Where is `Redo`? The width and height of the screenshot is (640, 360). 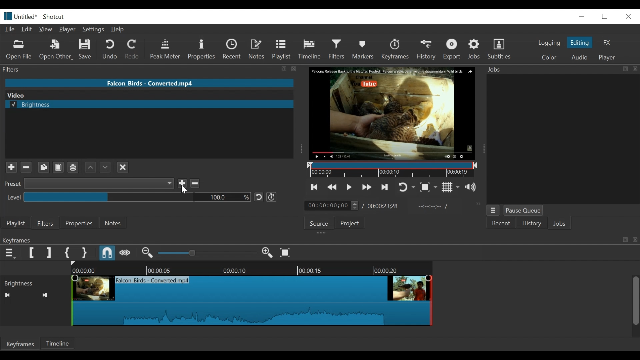
Redo is located at coordinates (134, 50).